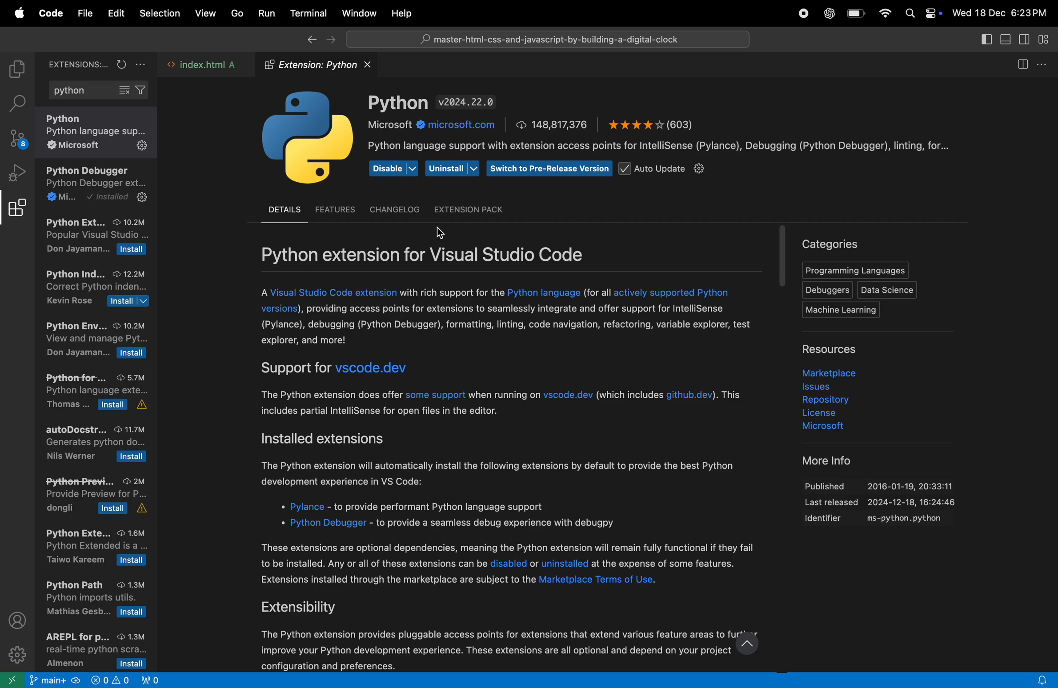 This screenshot has height=688, width=1058. What do you see at coordinates (16, 70) in the screenshot?
I see `explore` at bounding box center [16, 70].